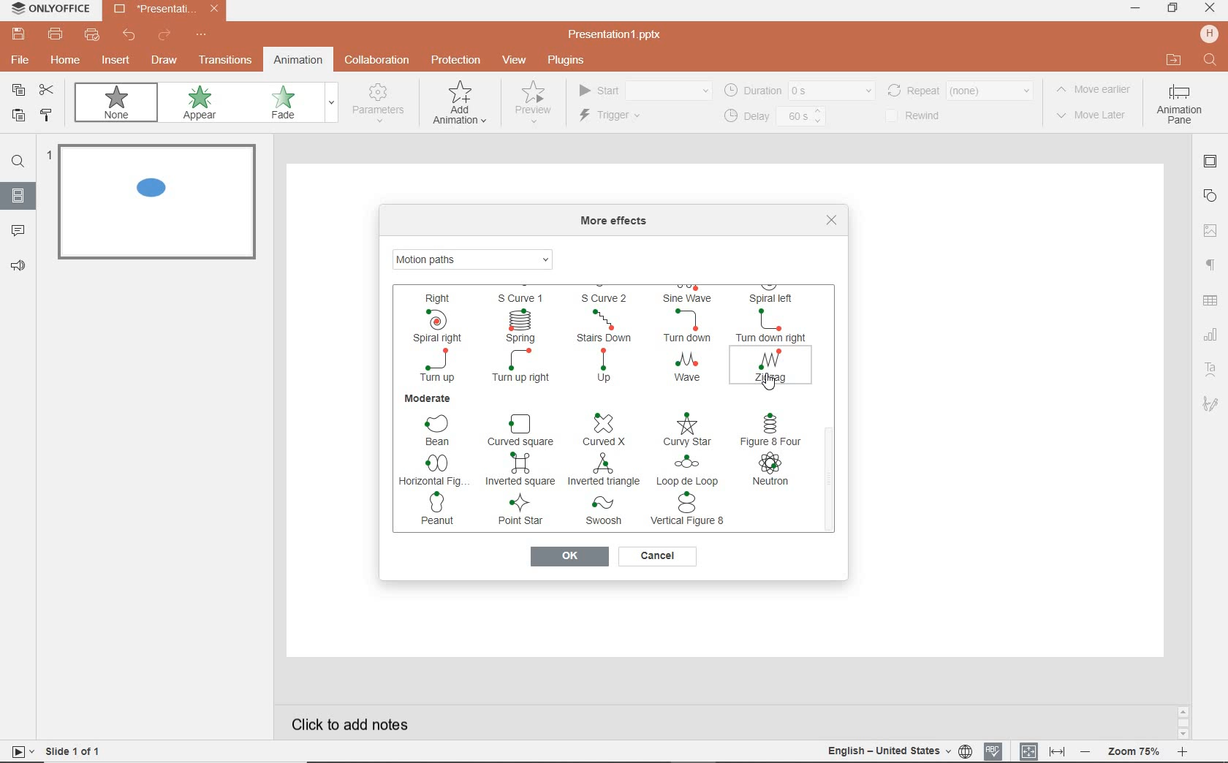 Image resolution: width=1228 pixels, height=763 pixels. I want to click on rewind, so click(922, 116).